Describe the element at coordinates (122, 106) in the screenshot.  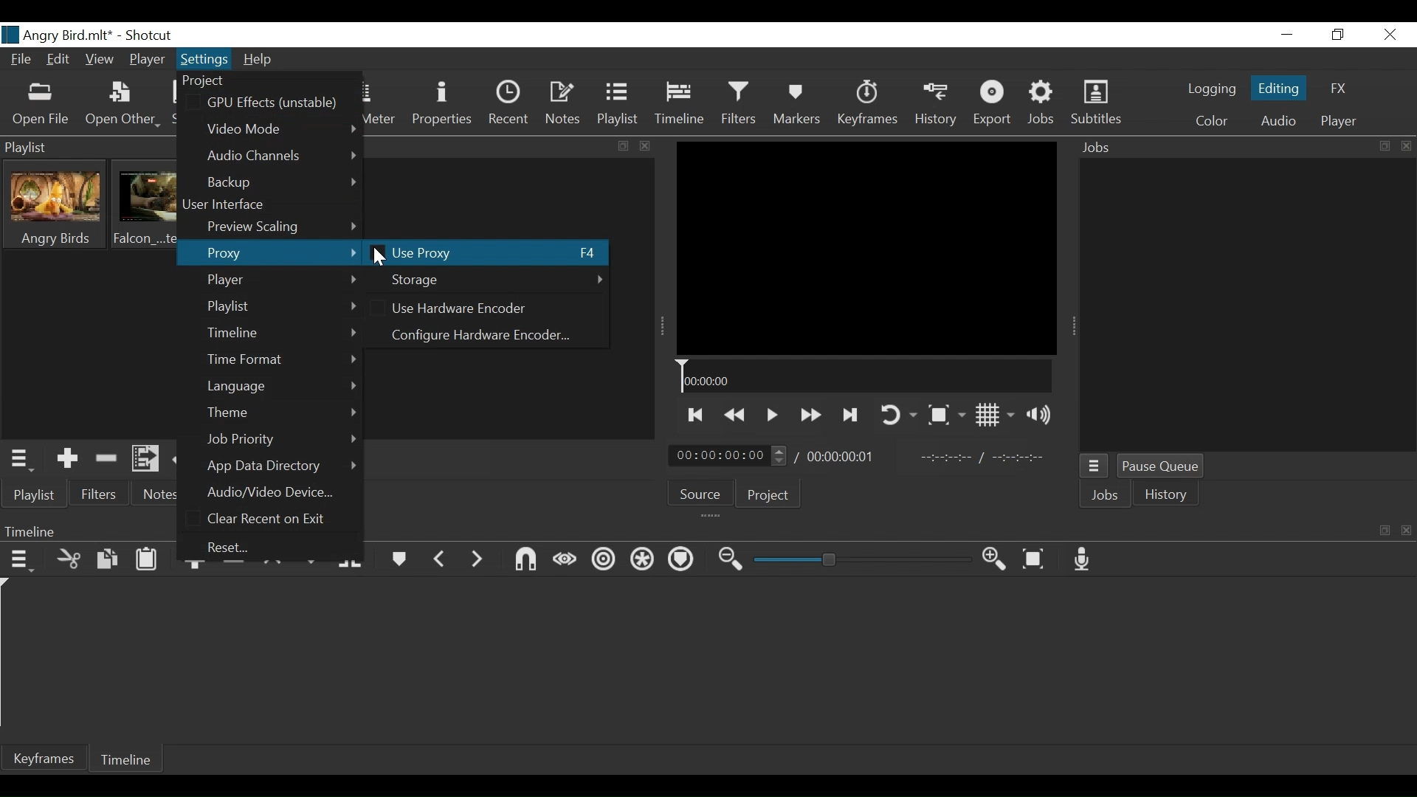
I see `Open Other` at that location.